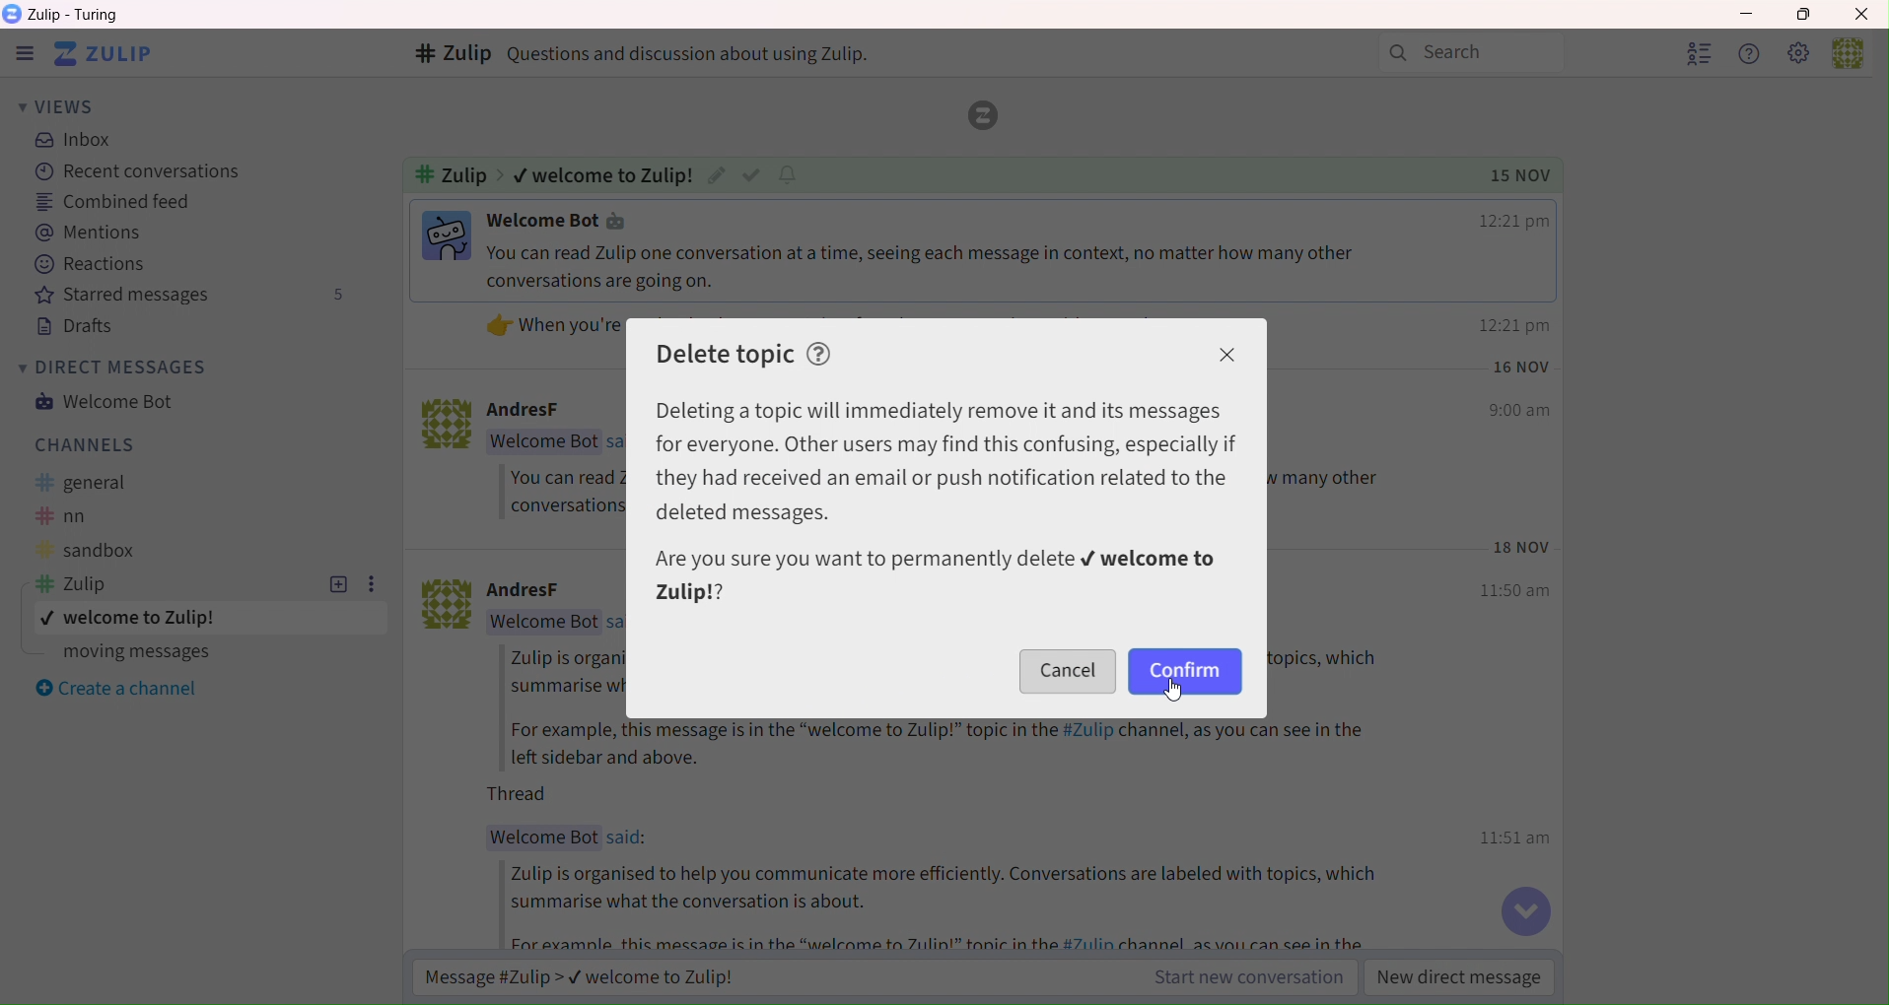  What do you see at coordinates (183, 294) in the screenshot?
I see `Starred messages` at bounding box center [183, 294].